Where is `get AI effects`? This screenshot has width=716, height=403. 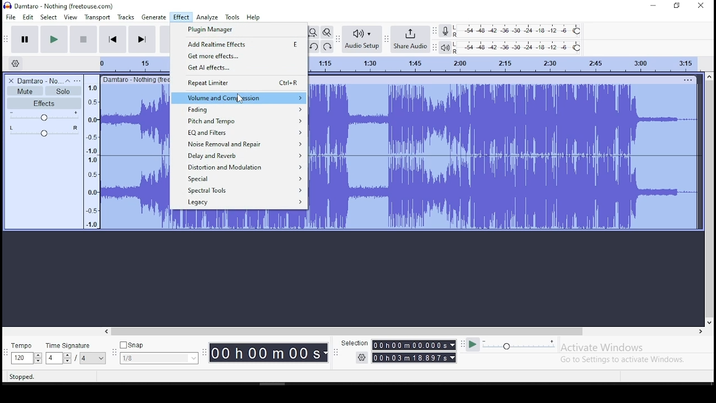 get AI effects is located at coordinates (241, 68).